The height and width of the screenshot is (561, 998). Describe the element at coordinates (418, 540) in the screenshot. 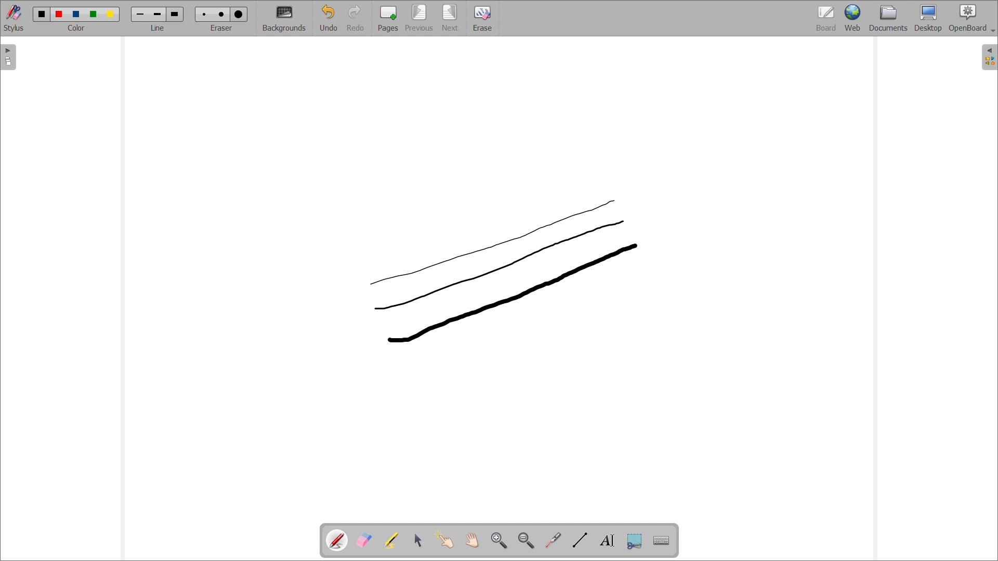

I see `select and modify objects` at that location.